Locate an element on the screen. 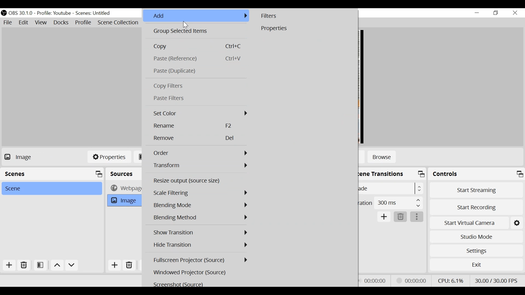 Image resolution: width=525 pixels, height=295 pixels. Scene Collection is located at coordinates (119, 23).